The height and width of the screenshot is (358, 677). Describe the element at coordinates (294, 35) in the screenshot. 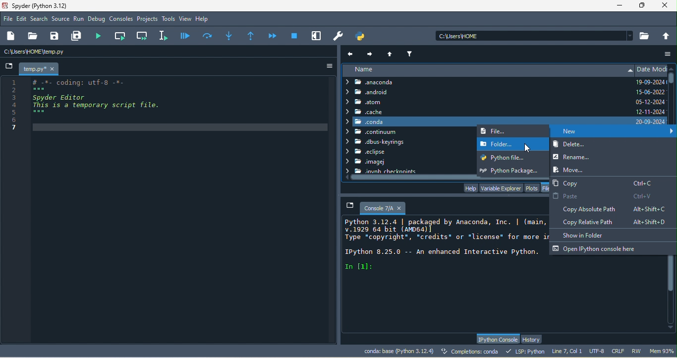

I see `stop debugging` at that location.